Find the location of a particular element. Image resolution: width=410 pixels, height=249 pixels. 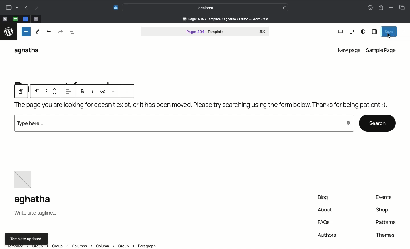

Sidebar is located at coordinates (374, 31).